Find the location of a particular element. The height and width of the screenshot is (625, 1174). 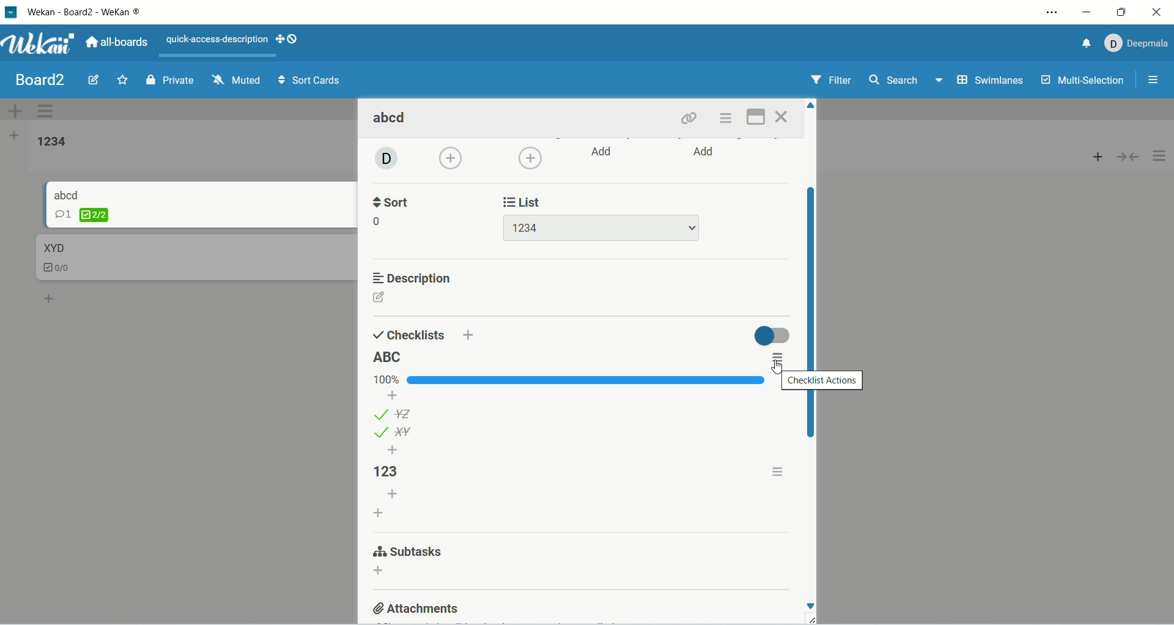

close is located at coordinates (783, 117).